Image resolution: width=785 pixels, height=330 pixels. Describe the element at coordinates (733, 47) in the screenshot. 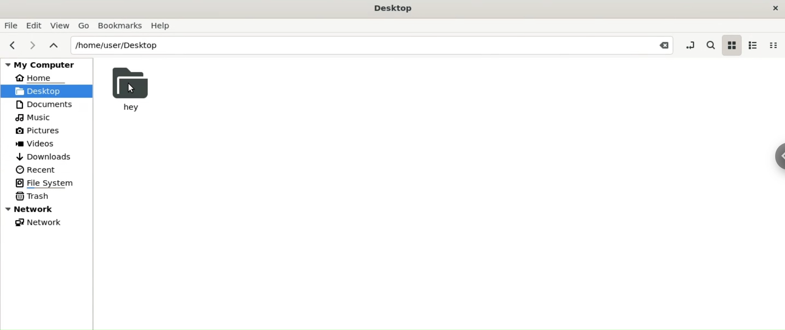

I see `icon view` at that location.